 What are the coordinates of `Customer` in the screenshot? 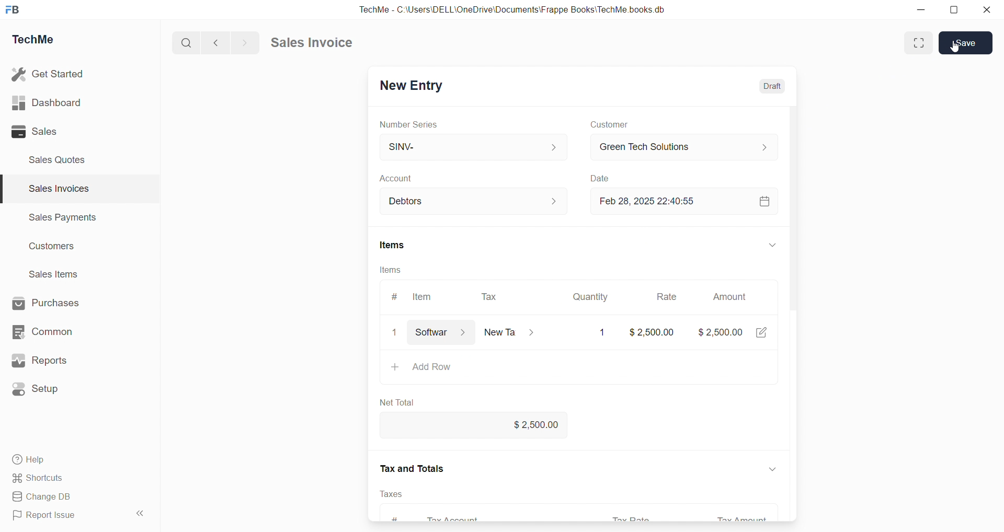 It's located at (610, 124).